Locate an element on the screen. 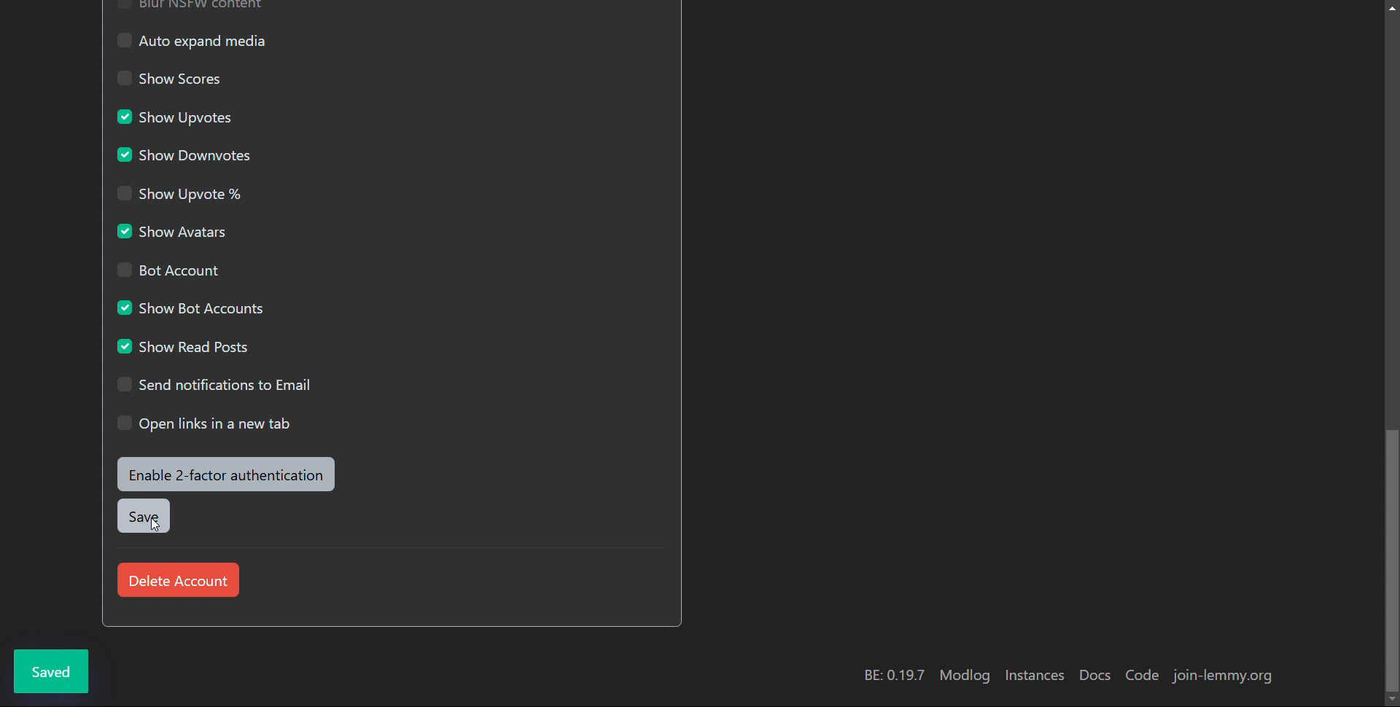  bot account is located at coordinates (170, 270).